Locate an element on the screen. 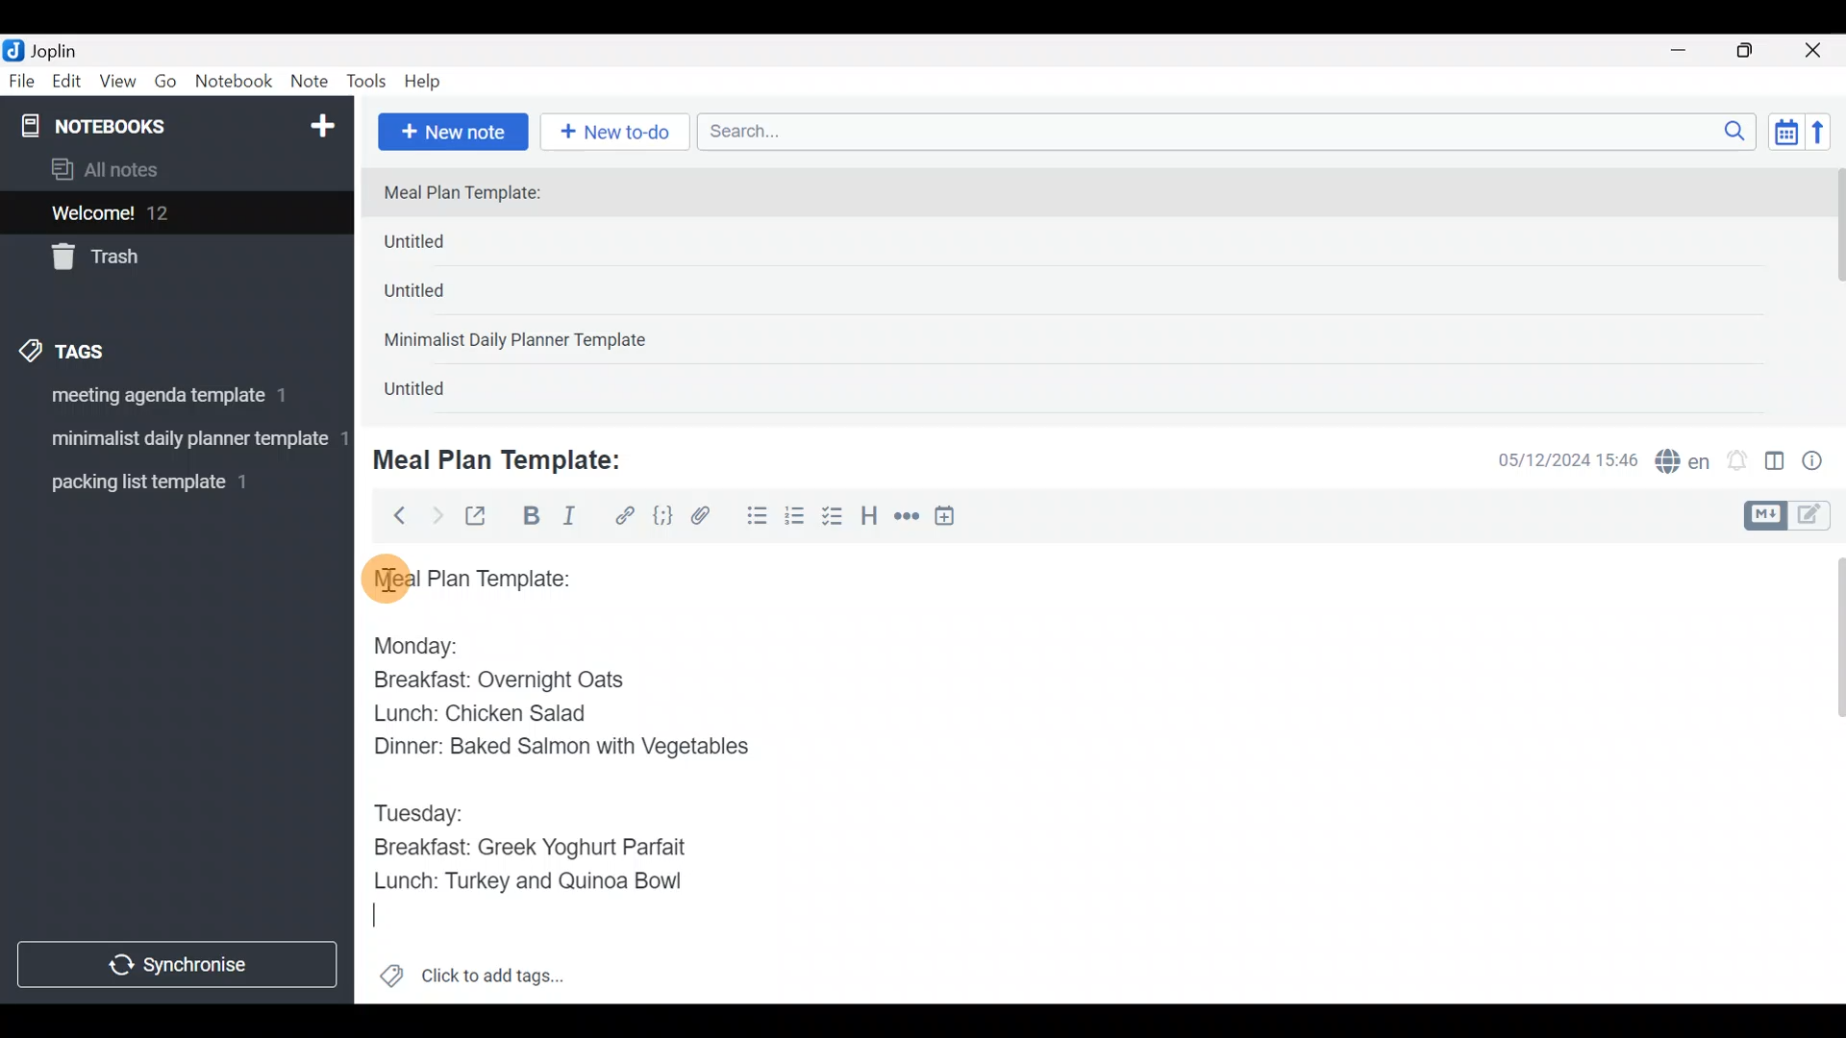 The height and width of the screenshot is (1038, 1846). Toggle editors is located at coordinates (1792, 513).